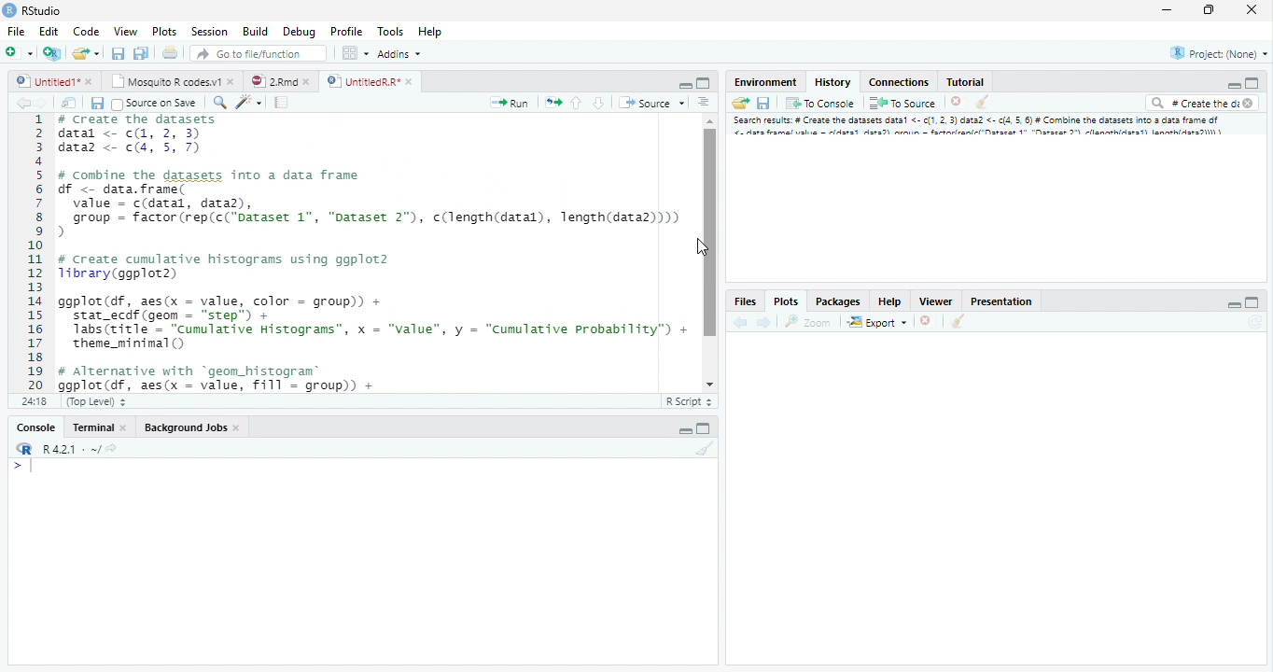 The width and height of the screenshot is (1273, 672). Describe the element at coordinates (903, 103) in the screenshot. I see `To Source` at that location.